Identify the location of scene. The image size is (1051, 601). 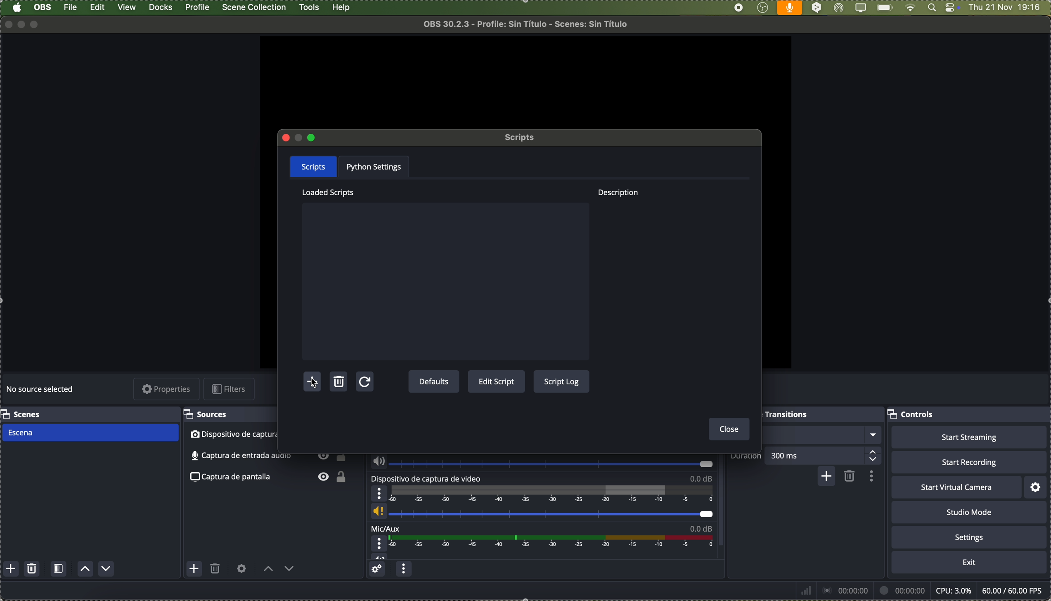
(89, 433).